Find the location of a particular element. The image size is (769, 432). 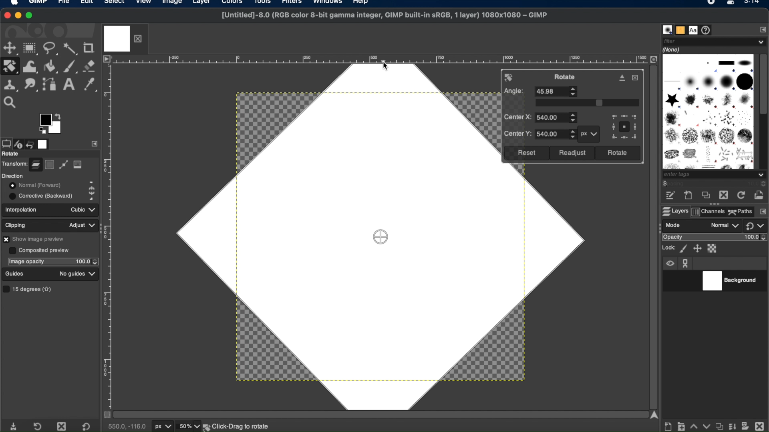

mode is located at coordinates (674, 225).